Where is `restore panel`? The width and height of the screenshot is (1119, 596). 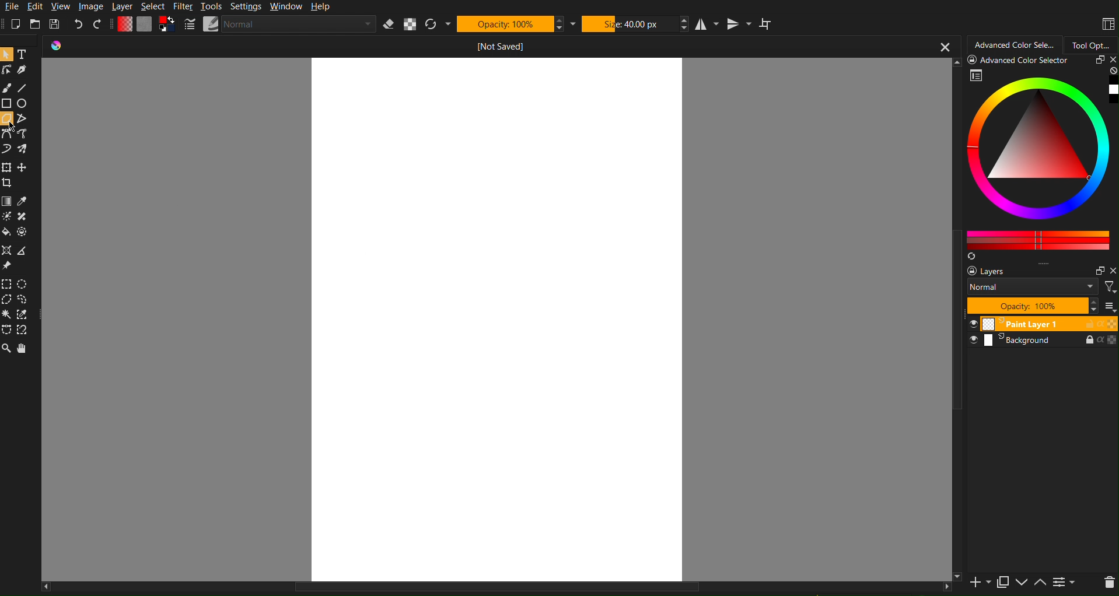
restore panel is located at coordinates (1097, 61).